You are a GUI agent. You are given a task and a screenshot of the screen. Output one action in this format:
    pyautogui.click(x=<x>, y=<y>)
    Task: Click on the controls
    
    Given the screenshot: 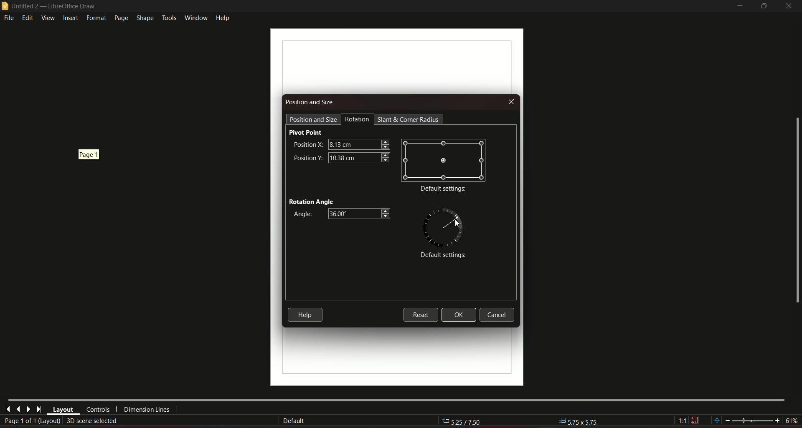 What is the action you would take?
    pyautogui.click(x=97, y=410)
    